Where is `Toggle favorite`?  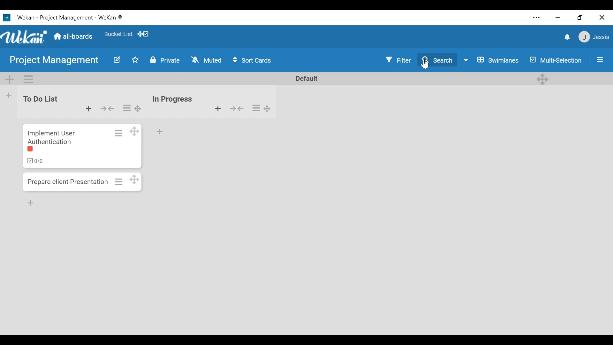 Toggle favorite is located at coordinates (135, 60).